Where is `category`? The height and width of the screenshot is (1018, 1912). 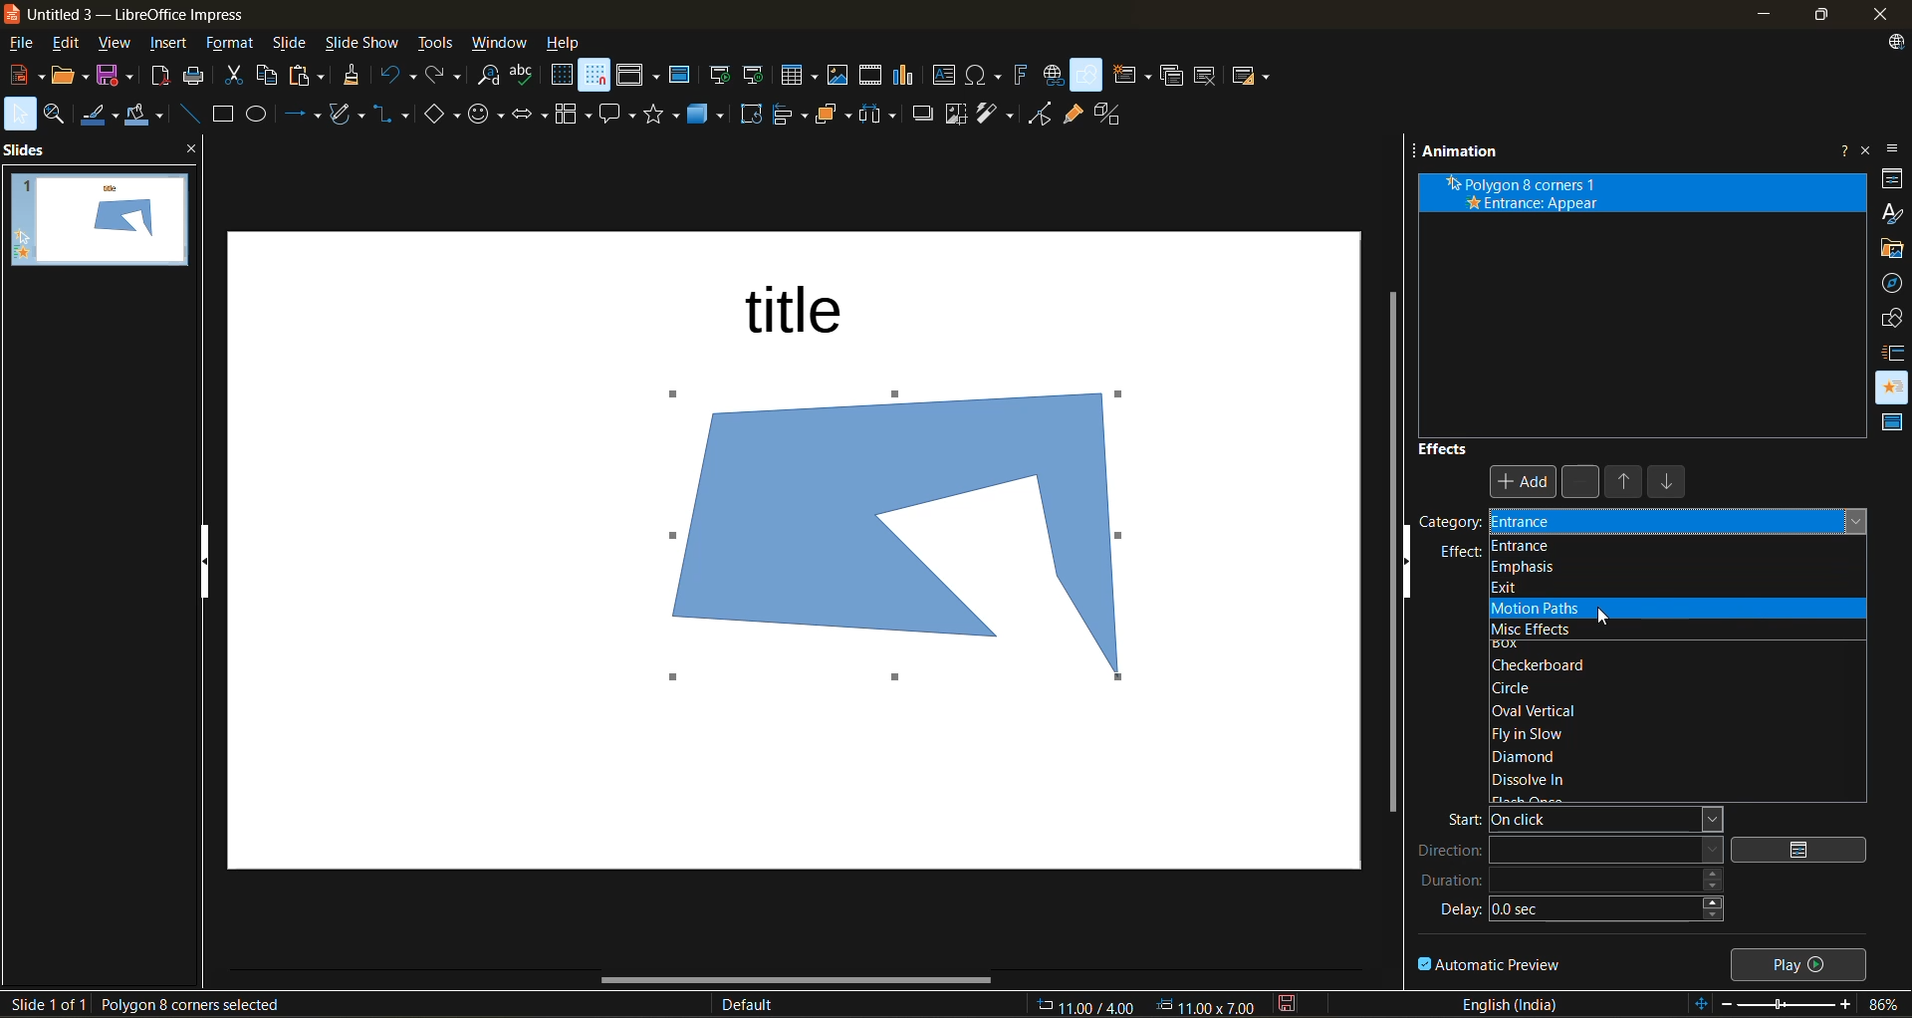
category is located at coordinates (1447, 528).